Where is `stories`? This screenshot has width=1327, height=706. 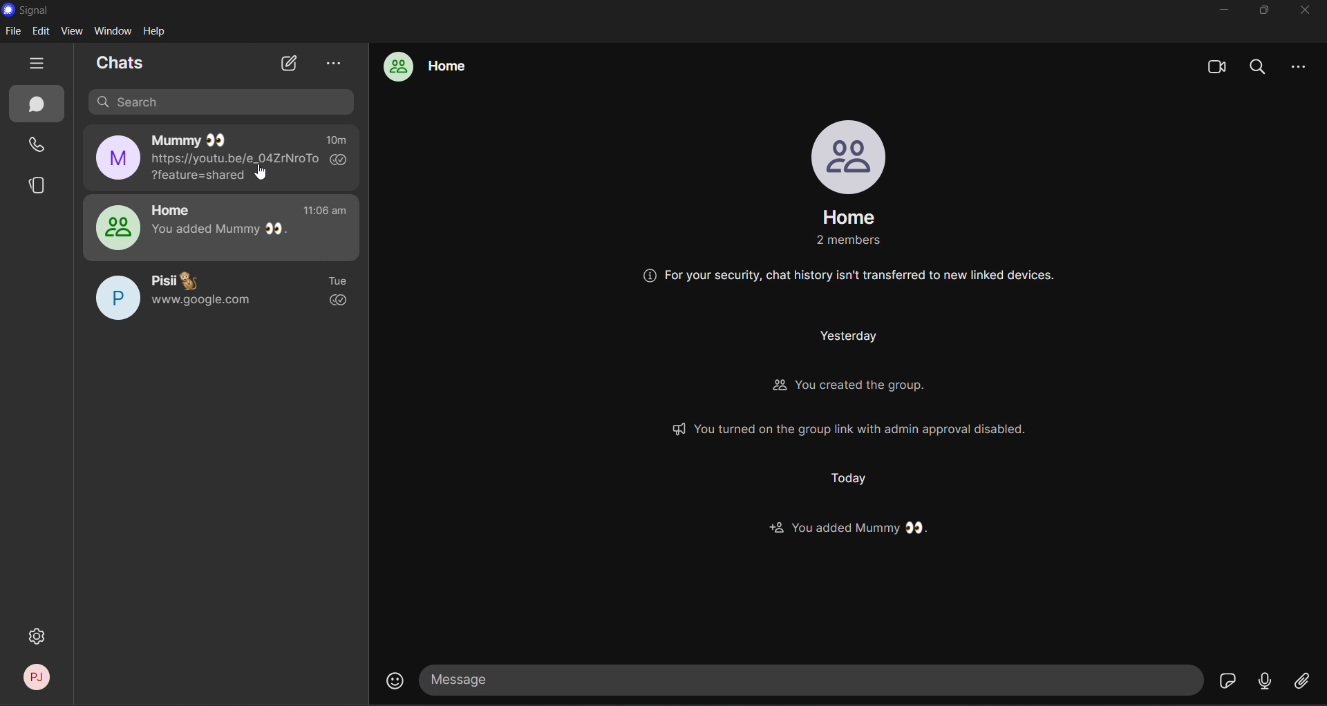 stories is located at coordinates (38, 183).